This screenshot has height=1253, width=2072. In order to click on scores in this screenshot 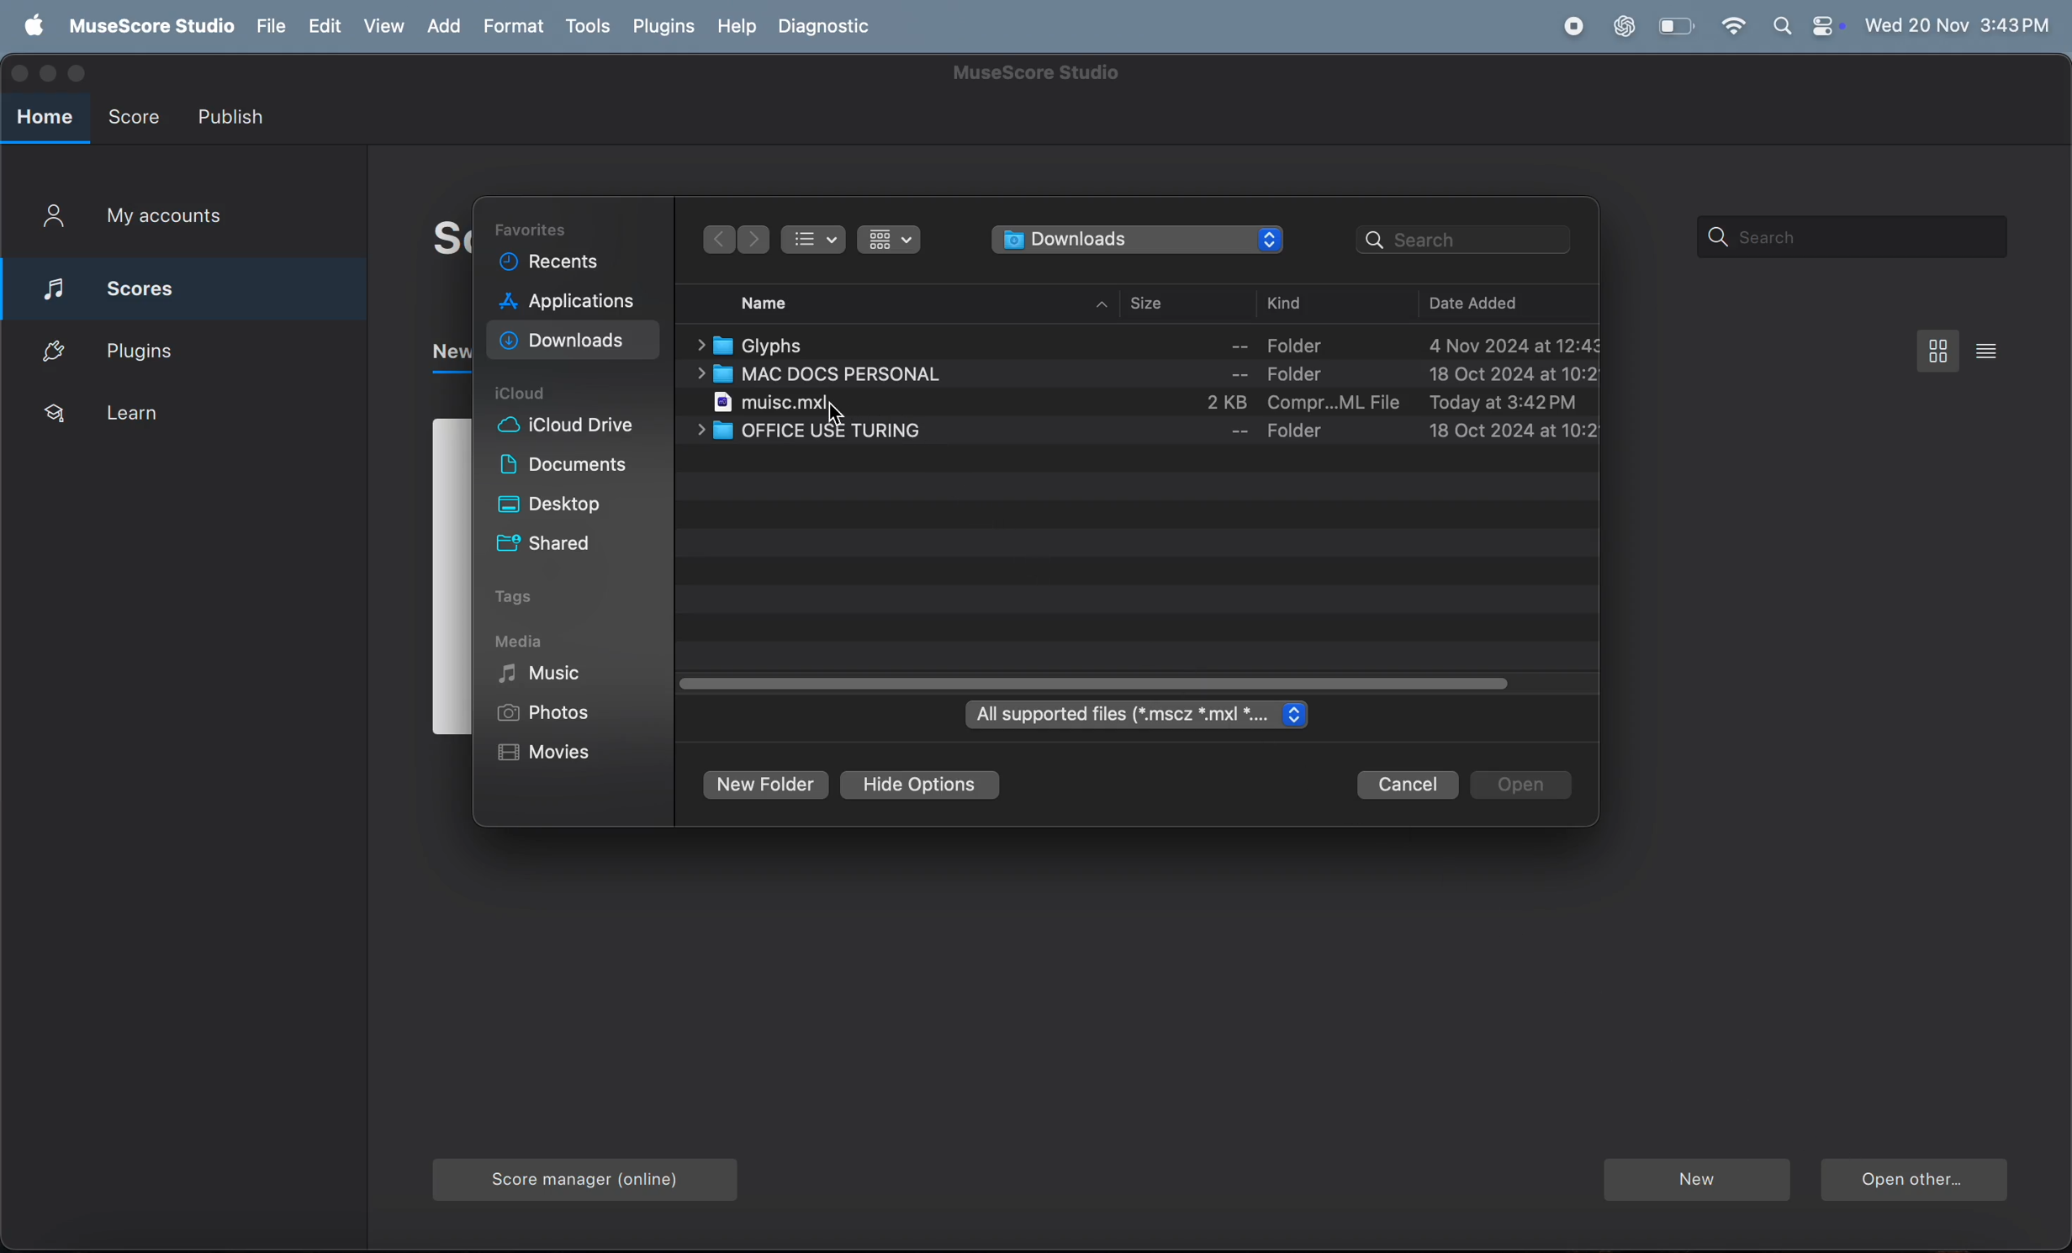, I will do `click(188, 286)`.